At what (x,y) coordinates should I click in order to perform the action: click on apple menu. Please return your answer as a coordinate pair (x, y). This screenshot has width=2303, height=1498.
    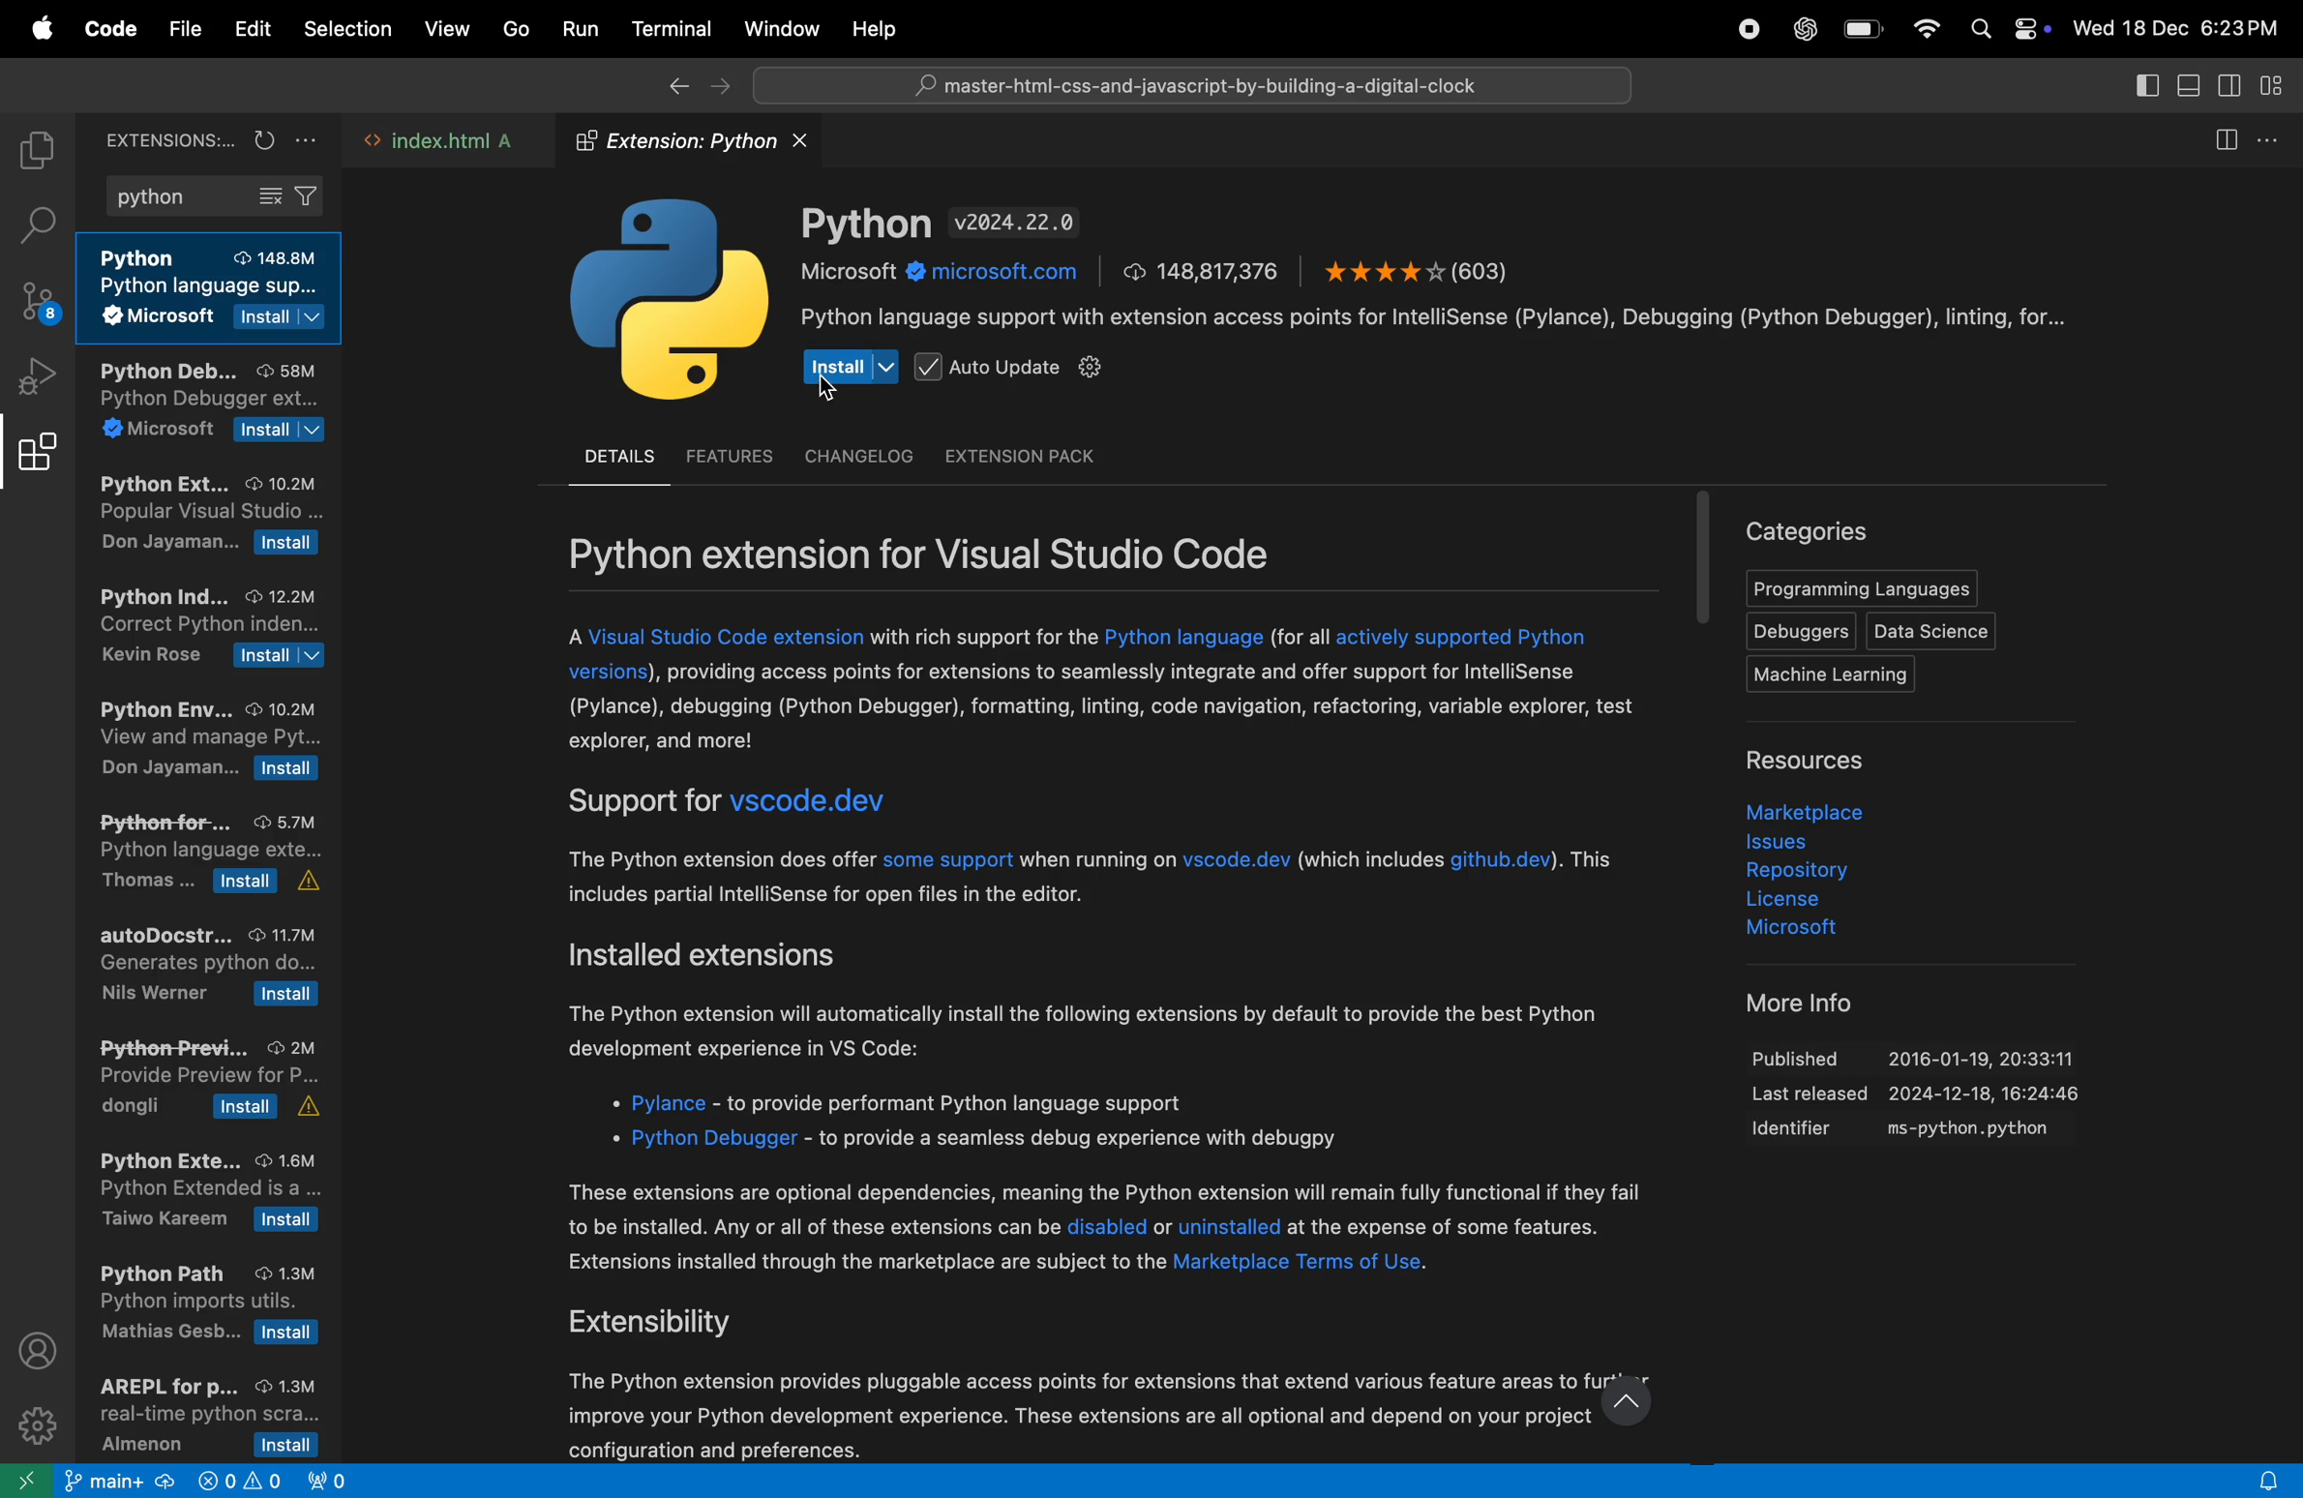
    Looking at the image, I should click on (35, 29).